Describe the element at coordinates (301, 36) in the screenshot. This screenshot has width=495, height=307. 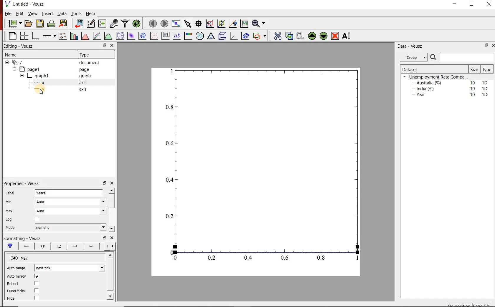
I see `paste the widgets` at that location.